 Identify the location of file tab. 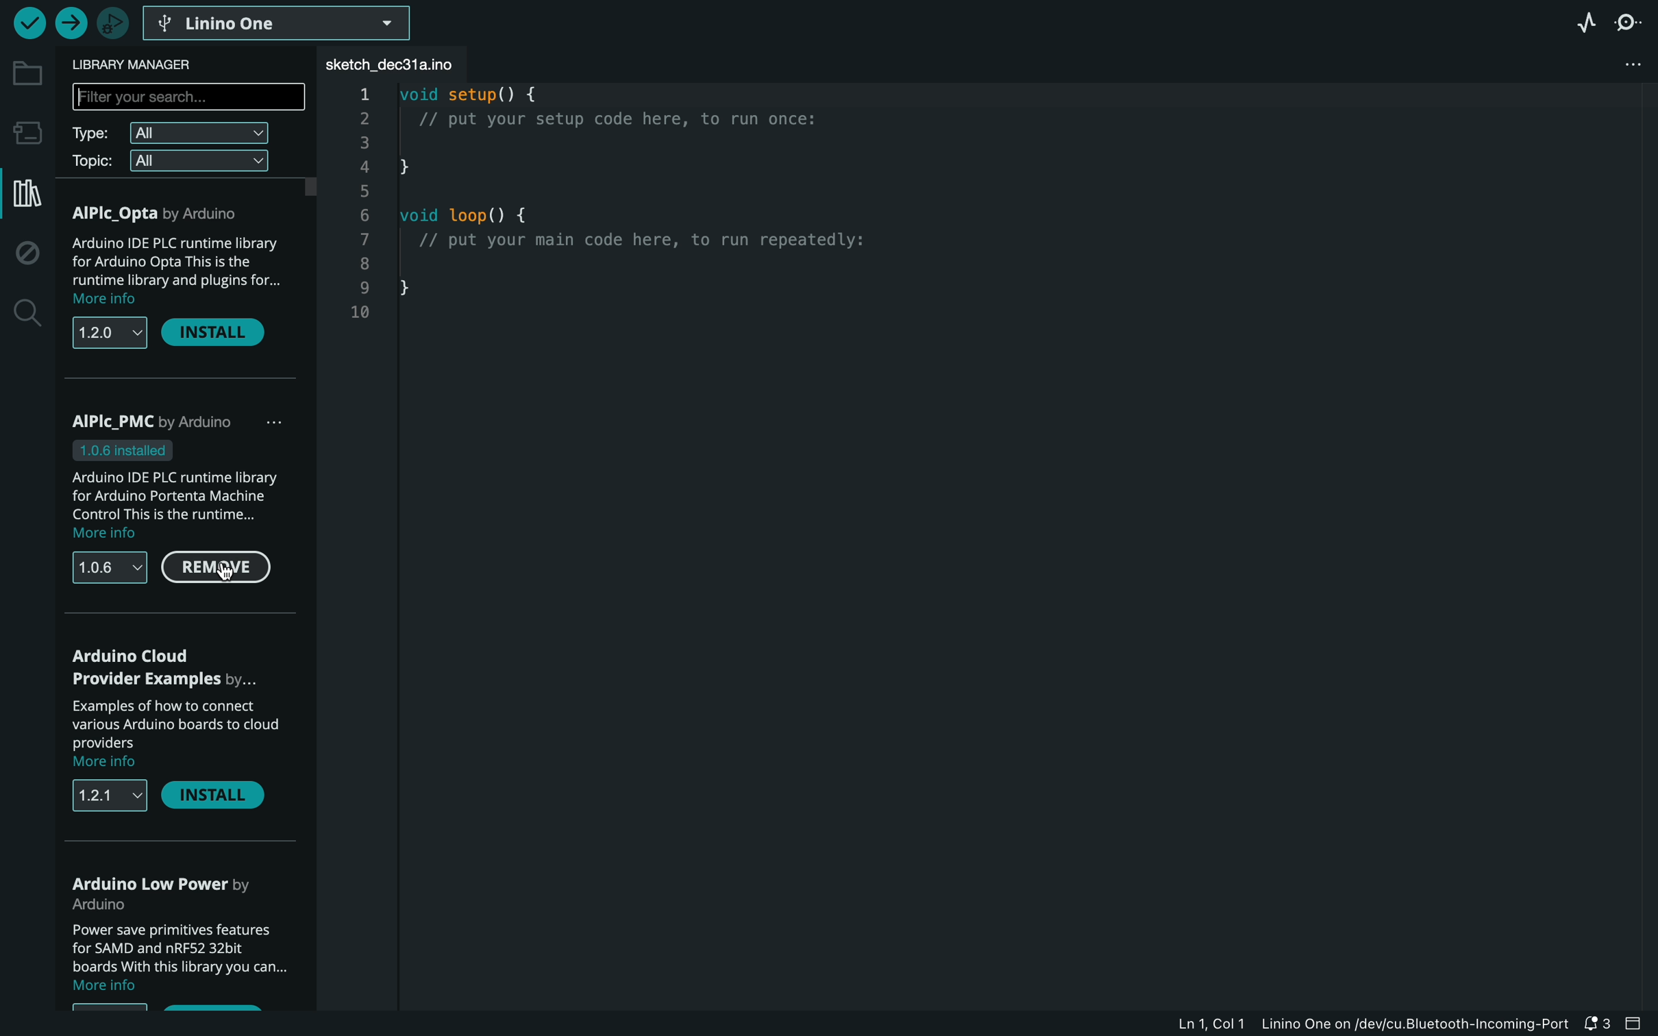
(398, 64).